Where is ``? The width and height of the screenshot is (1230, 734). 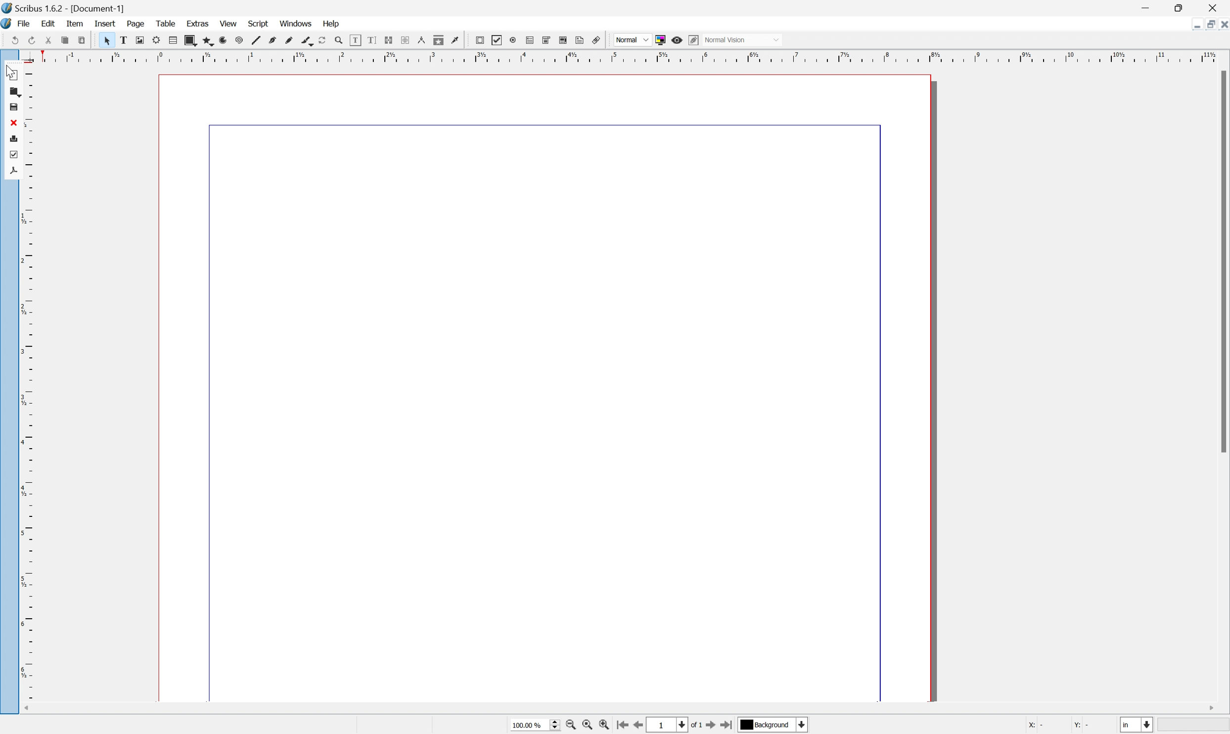
 is located at coordinates (633, 40).